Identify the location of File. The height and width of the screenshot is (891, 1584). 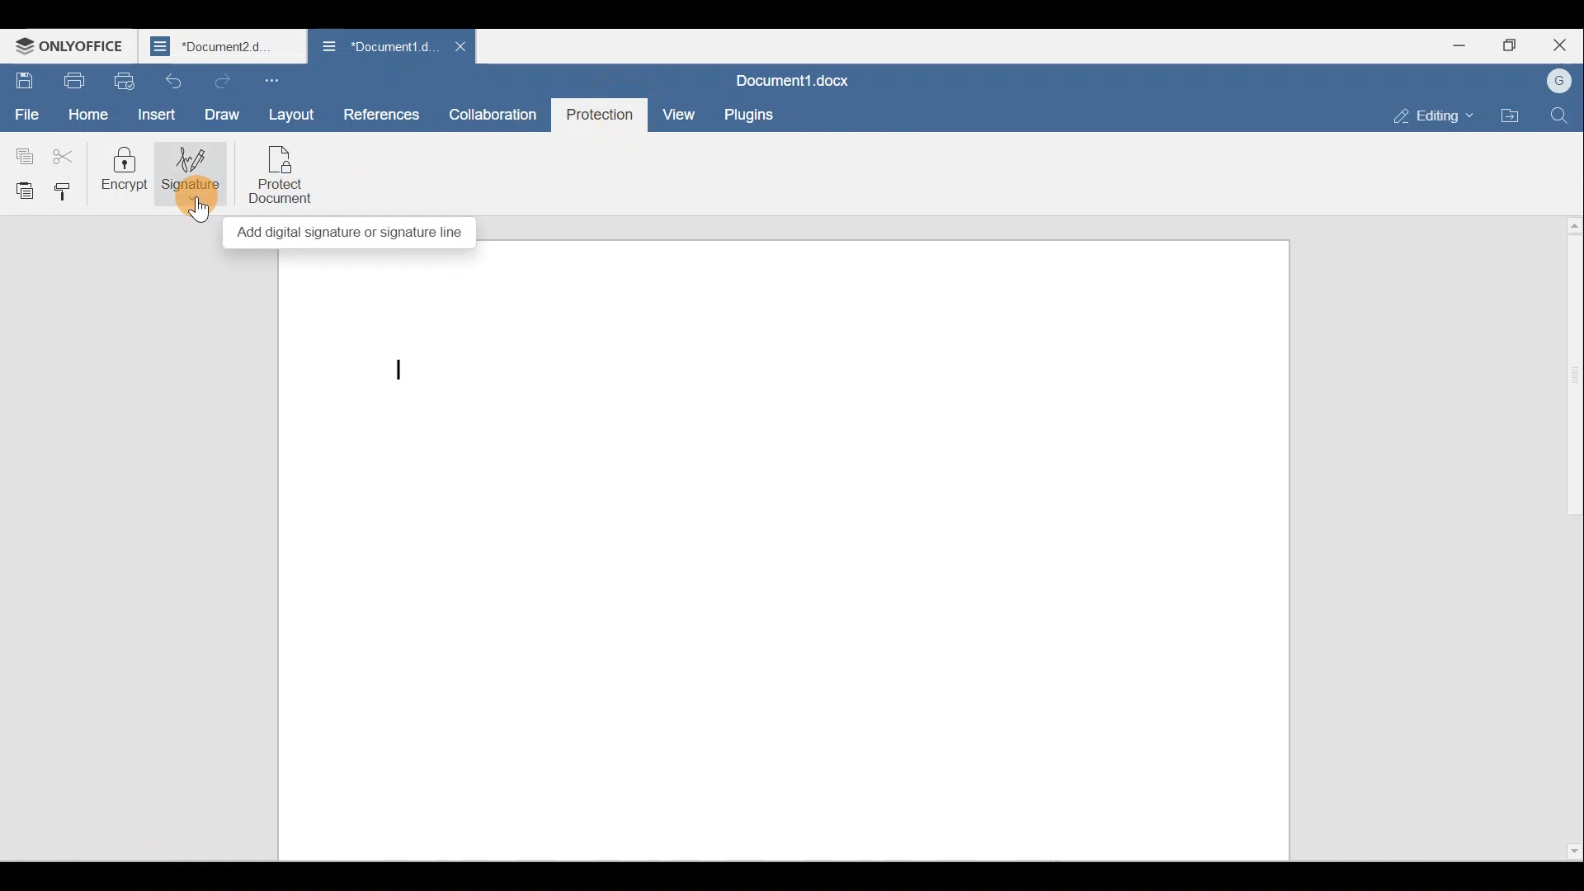
(25, 115).